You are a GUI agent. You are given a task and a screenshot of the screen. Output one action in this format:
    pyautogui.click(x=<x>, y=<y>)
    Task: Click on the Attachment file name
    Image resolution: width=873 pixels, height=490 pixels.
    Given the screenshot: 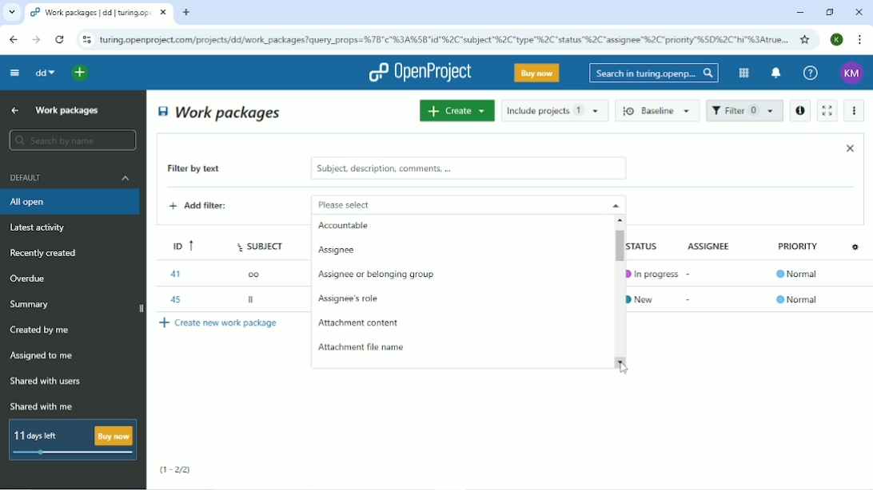 What is the action you would take?
    pyautogui.click(x=360, y=347)
    